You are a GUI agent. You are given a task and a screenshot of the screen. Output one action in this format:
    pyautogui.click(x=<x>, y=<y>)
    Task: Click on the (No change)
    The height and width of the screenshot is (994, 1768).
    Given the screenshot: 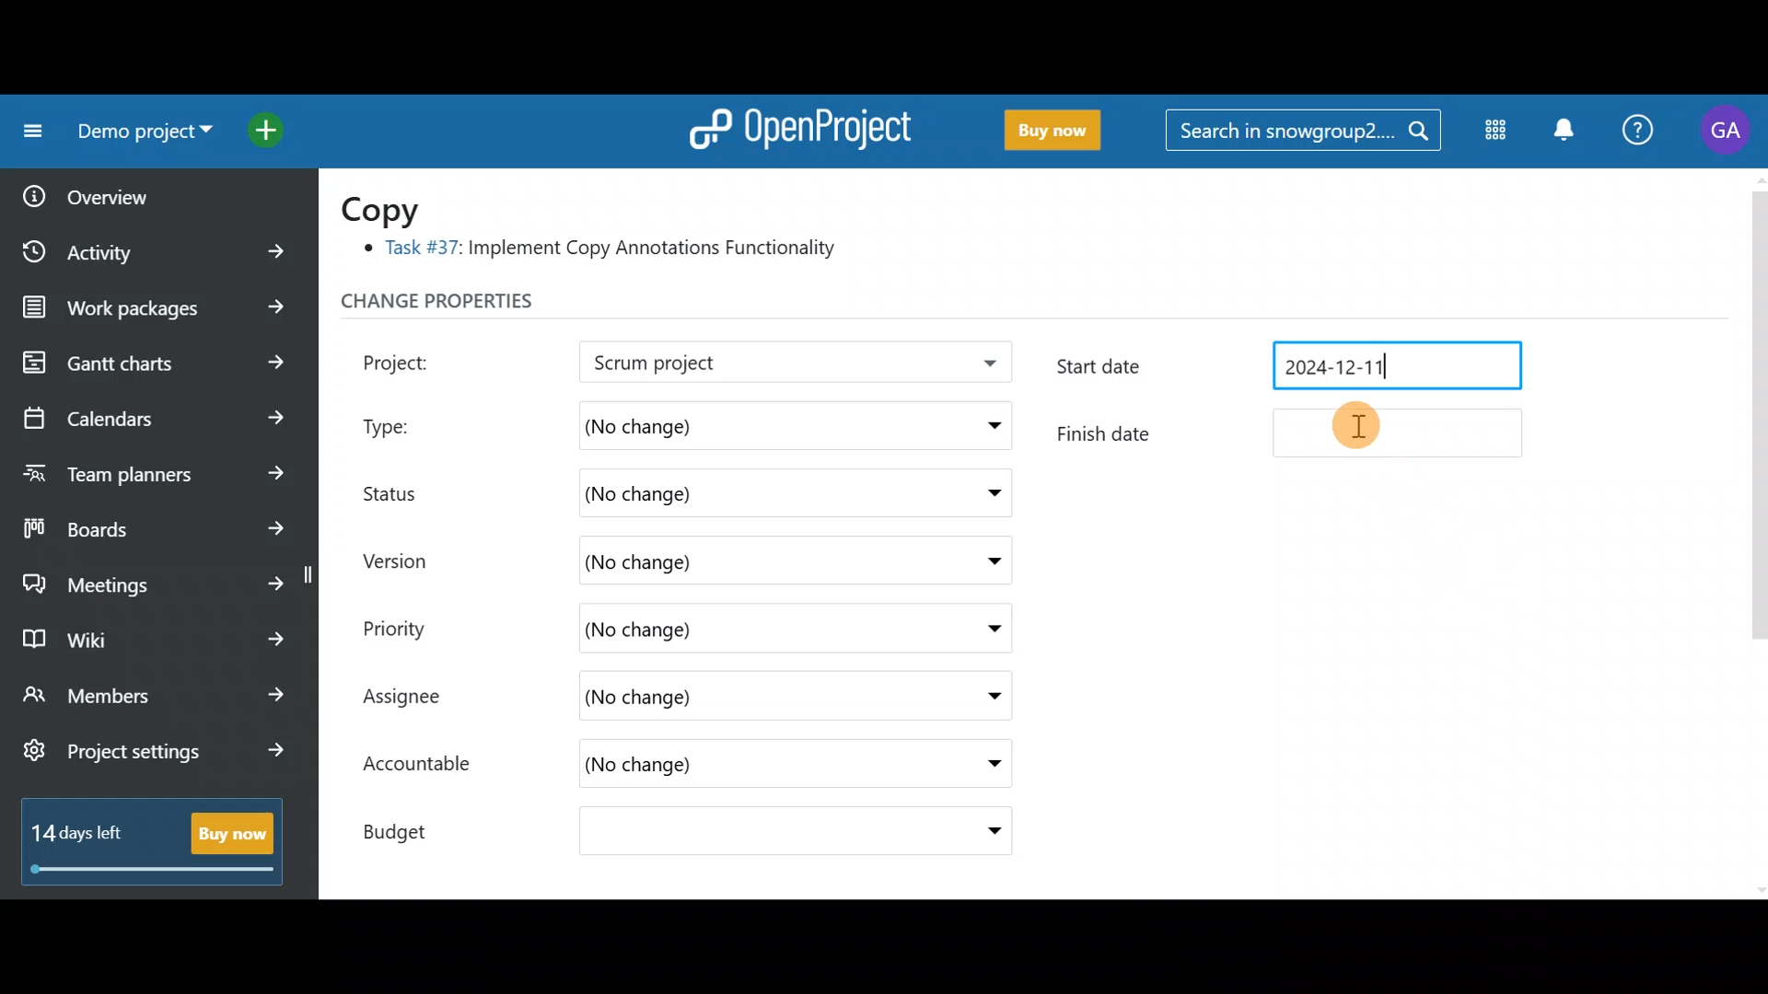 What is the action you would take?
    pyautogui.click(x=696, y=629)
    